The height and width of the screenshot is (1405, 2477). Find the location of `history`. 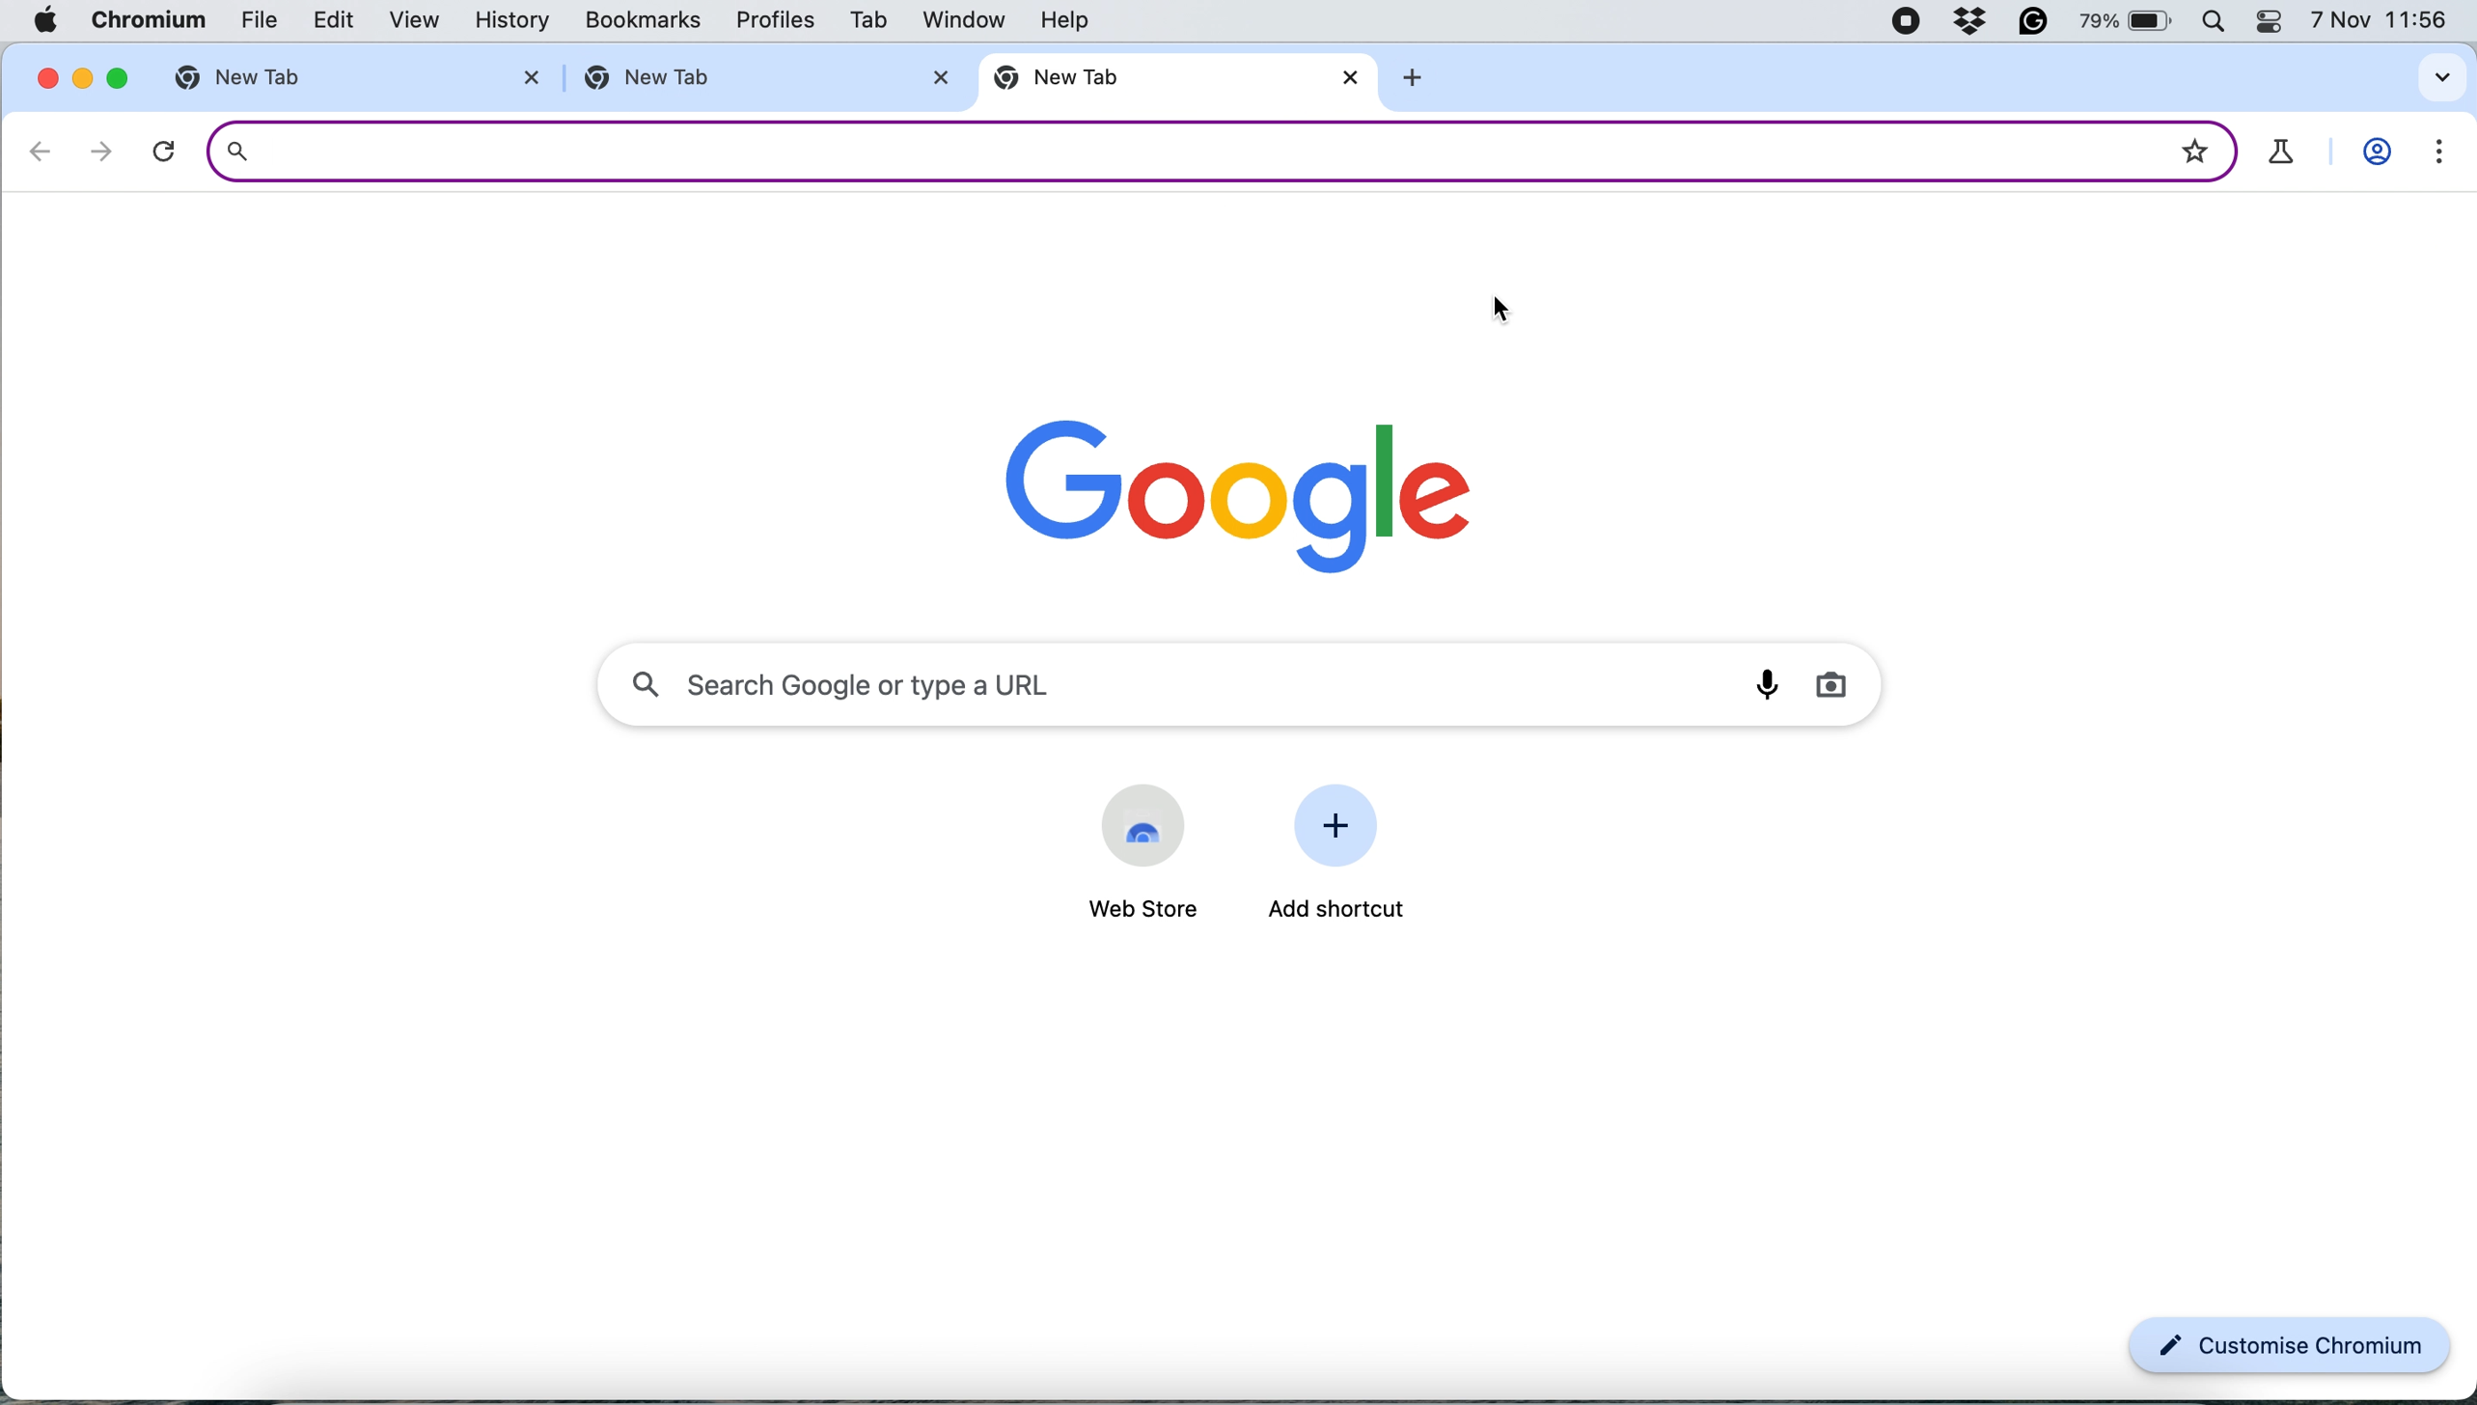

history is located at coordinates (518, 19).